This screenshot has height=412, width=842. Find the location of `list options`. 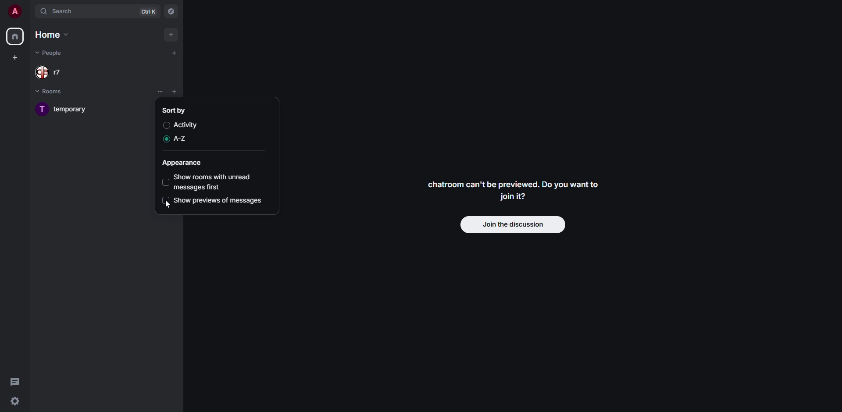

list options is located at coordinates (187, 92).